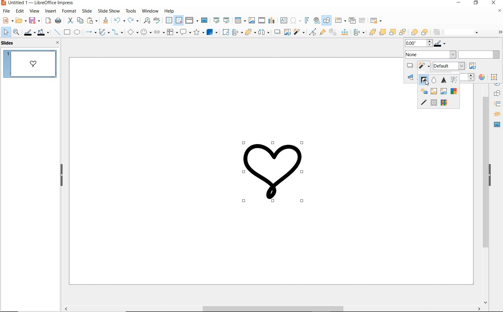  What do you see at coordinates (287, 32) in the screenshot?
I see `crop image` at bounding box center [287, 32].